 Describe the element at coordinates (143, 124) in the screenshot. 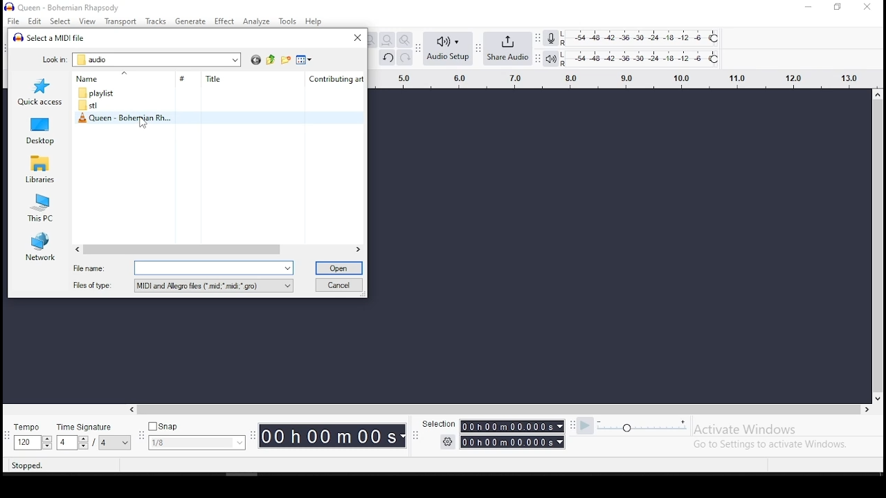

I see `cursor` at that location.